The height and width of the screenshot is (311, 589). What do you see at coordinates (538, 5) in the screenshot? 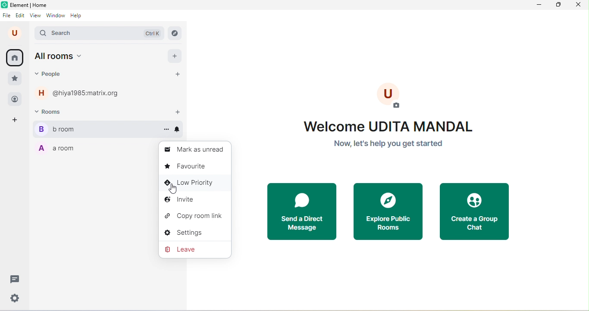
I see `minimize` at bounding box center [538, 5].